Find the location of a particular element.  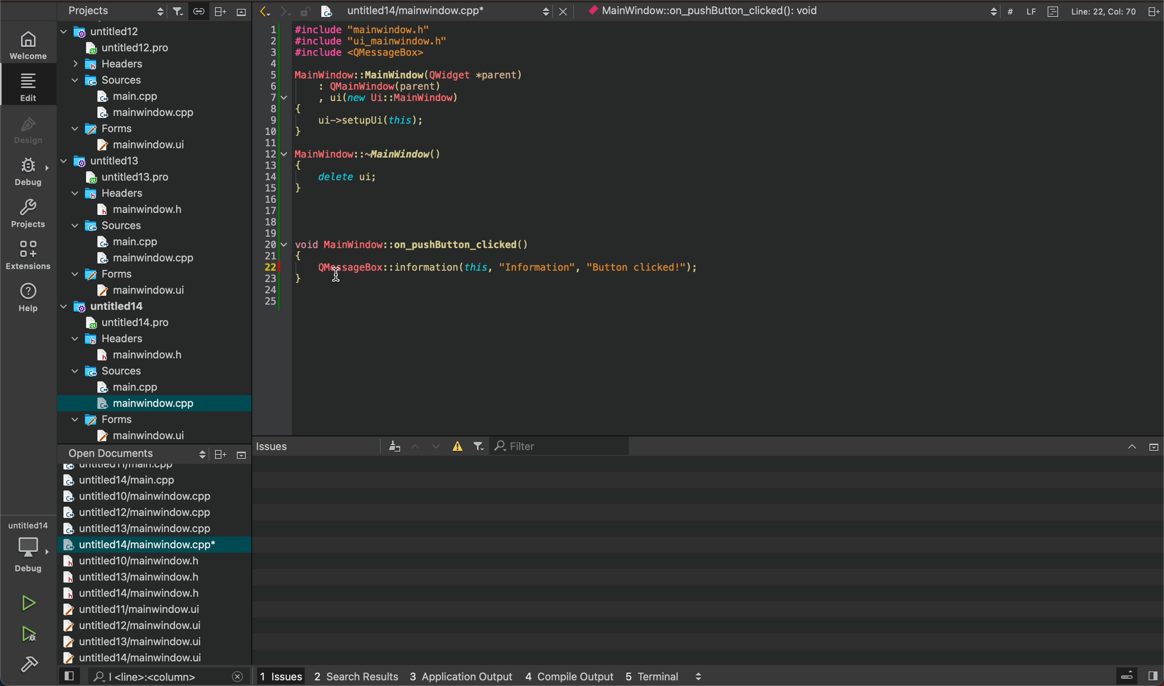

 is located at coordinates (29, 663).